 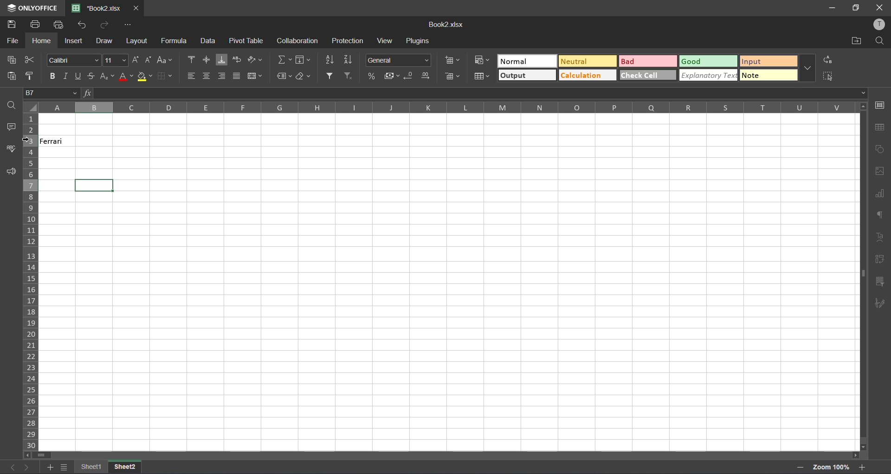 What do you see at coordinates (13, 172) in the screenshot?
I see `feedback` at bounding box center [13, 172].